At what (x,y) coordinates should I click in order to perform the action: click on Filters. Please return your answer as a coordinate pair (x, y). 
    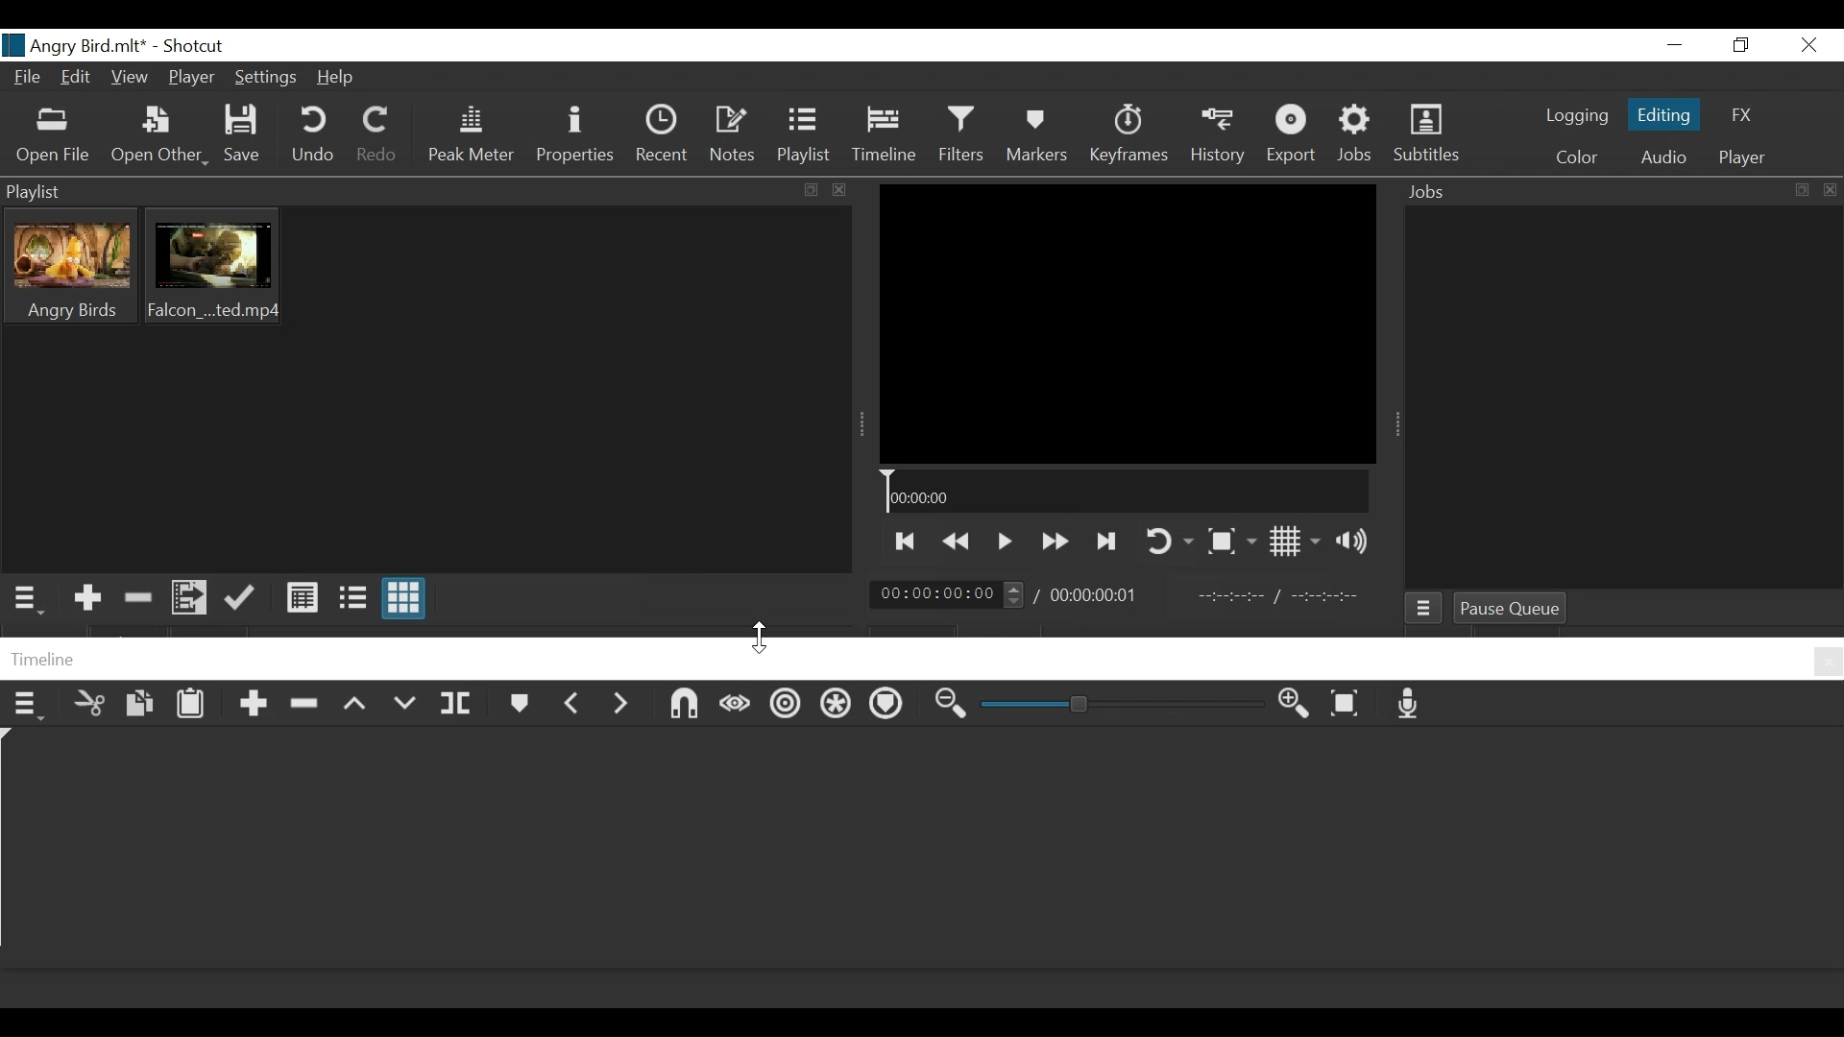
    Looking at the image, I should click on (967, 136).